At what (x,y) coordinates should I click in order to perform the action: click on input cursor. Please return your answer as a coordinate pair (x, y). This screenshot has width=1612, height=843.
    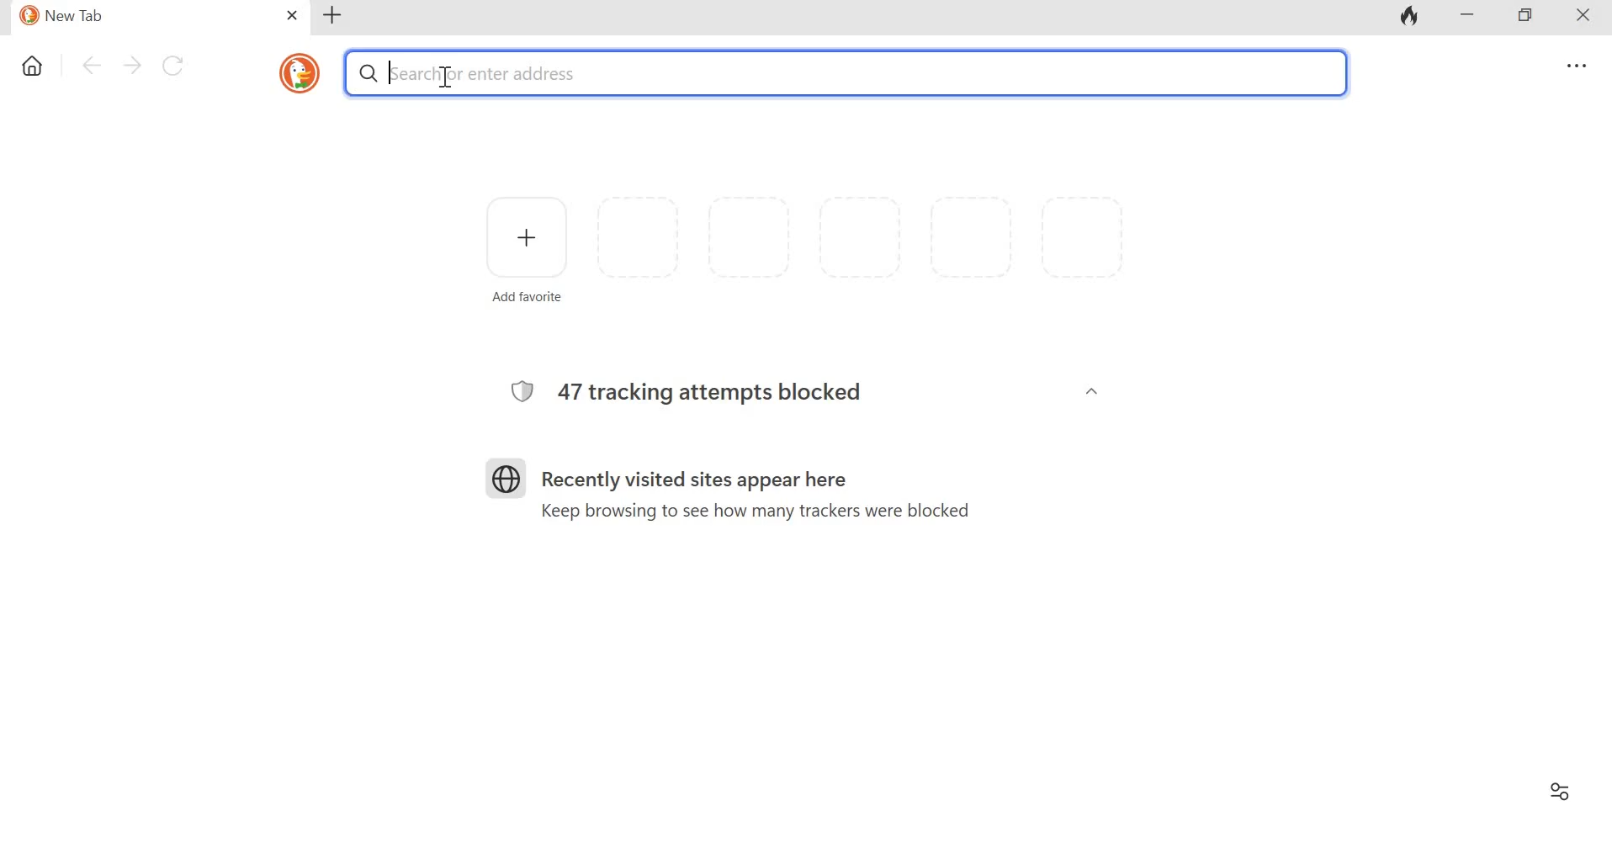
    Looking at the image, I should click on (394, 73).